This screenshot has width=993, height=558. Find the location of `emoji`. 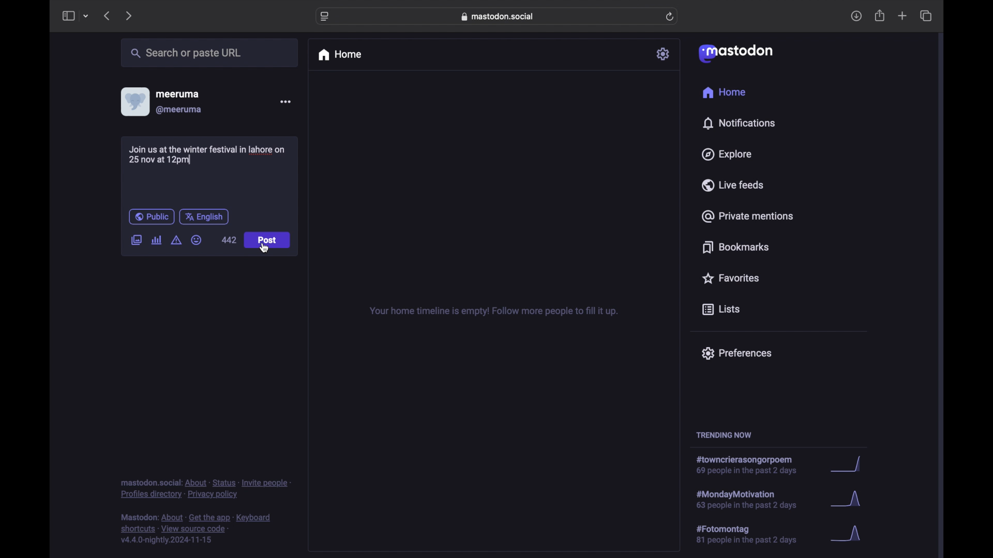

emoji is located at coordinates (197, 240).